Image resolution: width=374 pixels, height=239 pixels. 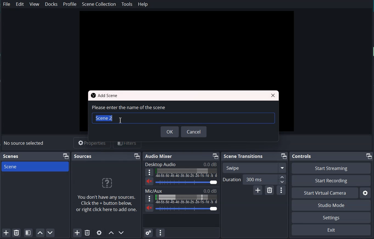 What do you see at coordinates (258, 190) in the screenshot?
I see `Add configurable Transition` at bounding box center [258, 190].